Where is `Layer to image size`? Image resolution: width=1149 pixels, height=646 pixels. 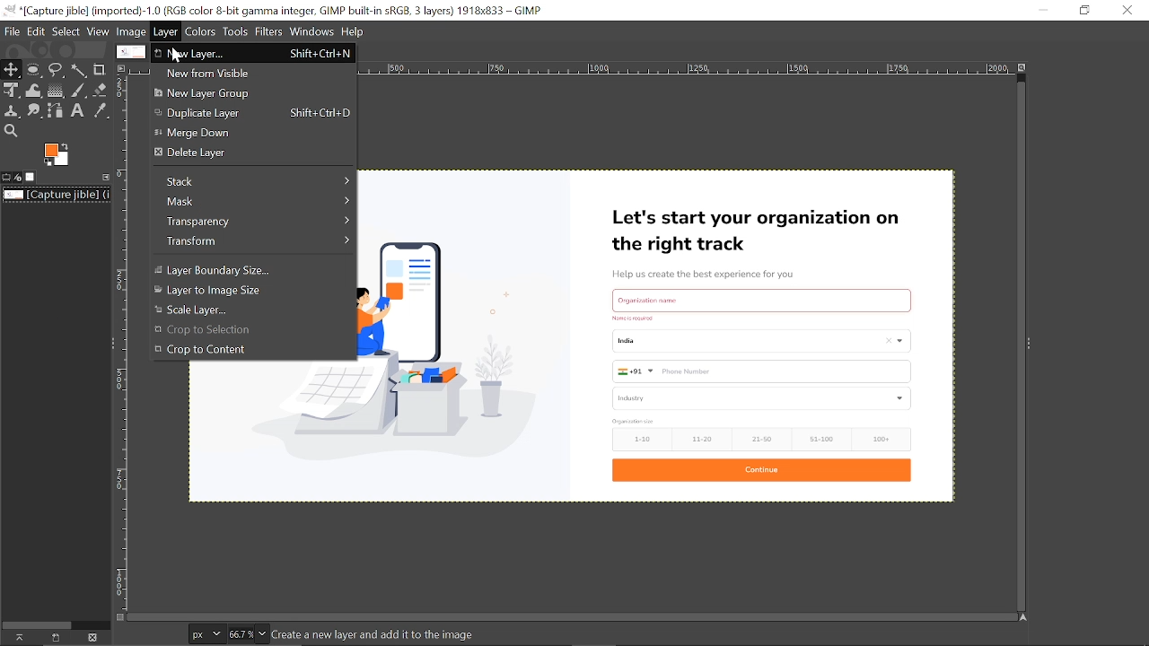 Layer to image size is located at coordinates (247, 290).